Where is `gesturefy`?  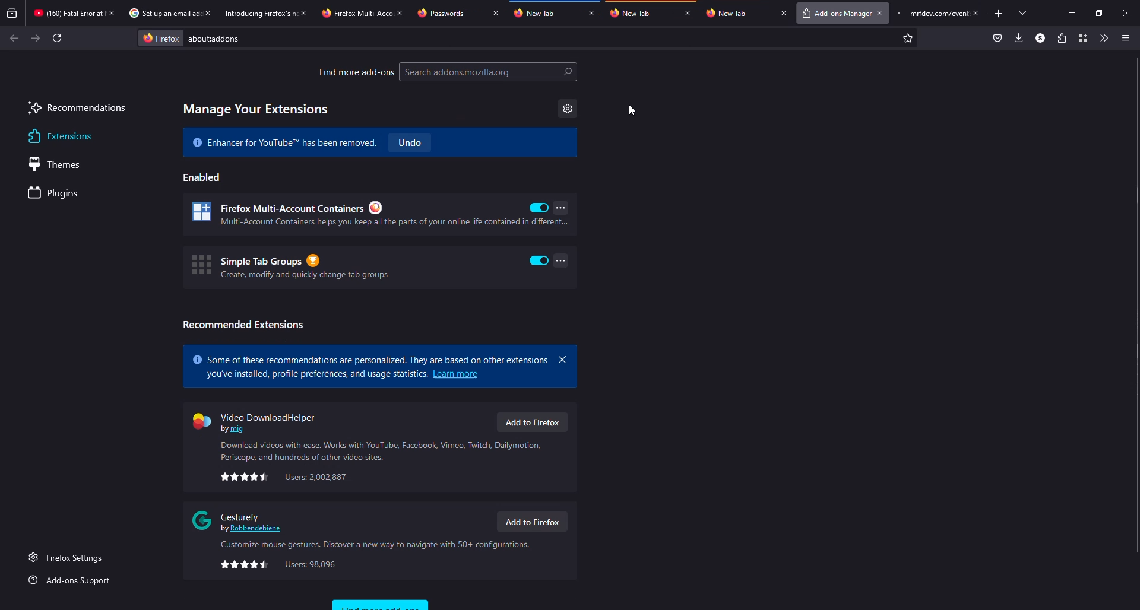
gesturefy is located at coordinates (241, 521).